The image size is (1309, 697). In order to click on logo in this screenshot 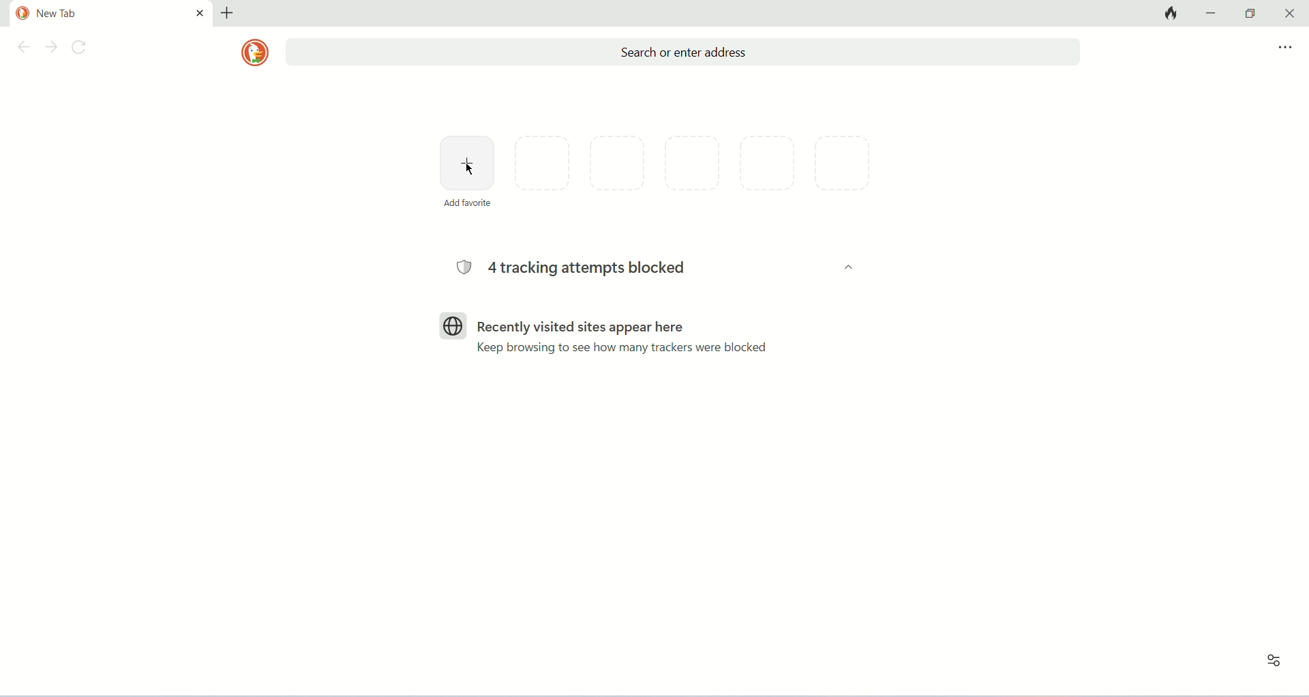, I will do `click(254, 53)`.